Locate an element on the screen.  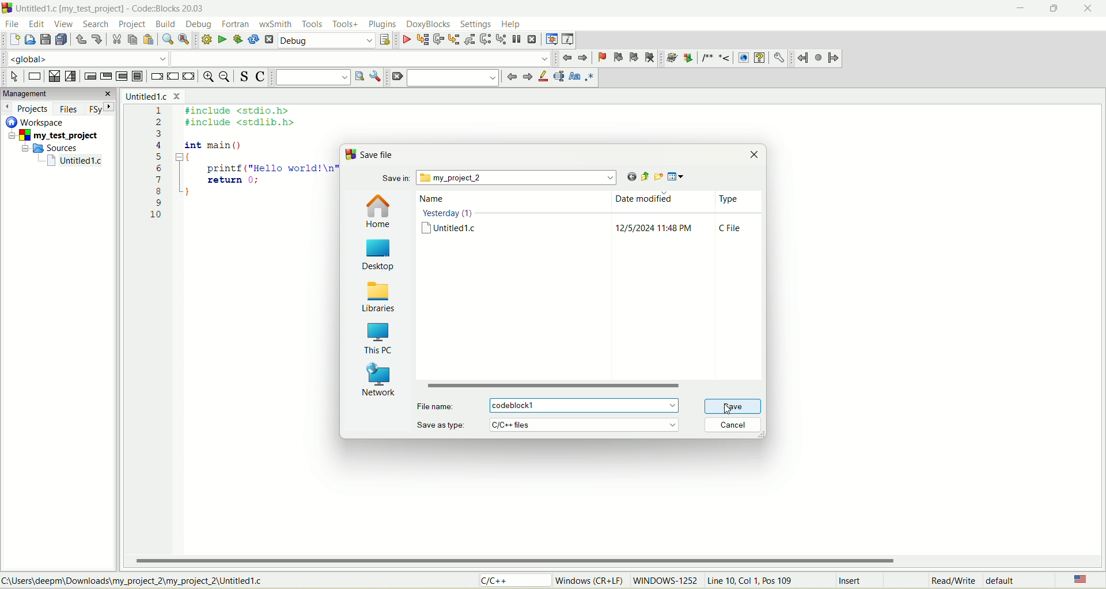
debug is located at coordinates (327, 41).